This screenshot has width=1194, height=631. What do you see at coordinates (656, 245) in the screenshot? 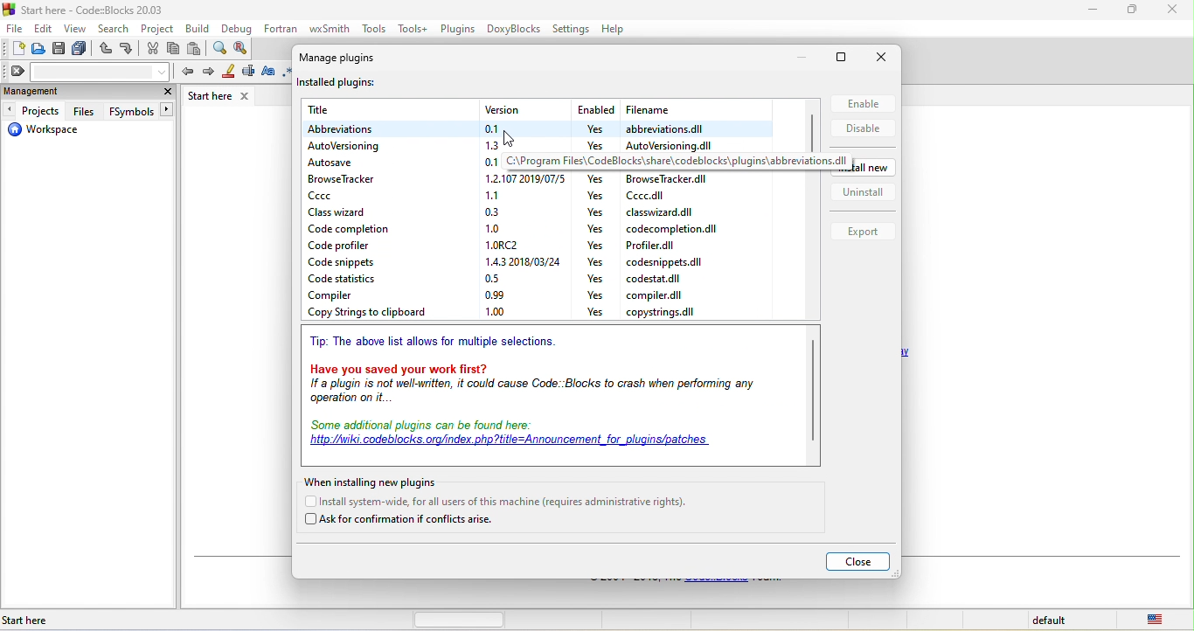
I see `file` at bounding box center [656, 245].